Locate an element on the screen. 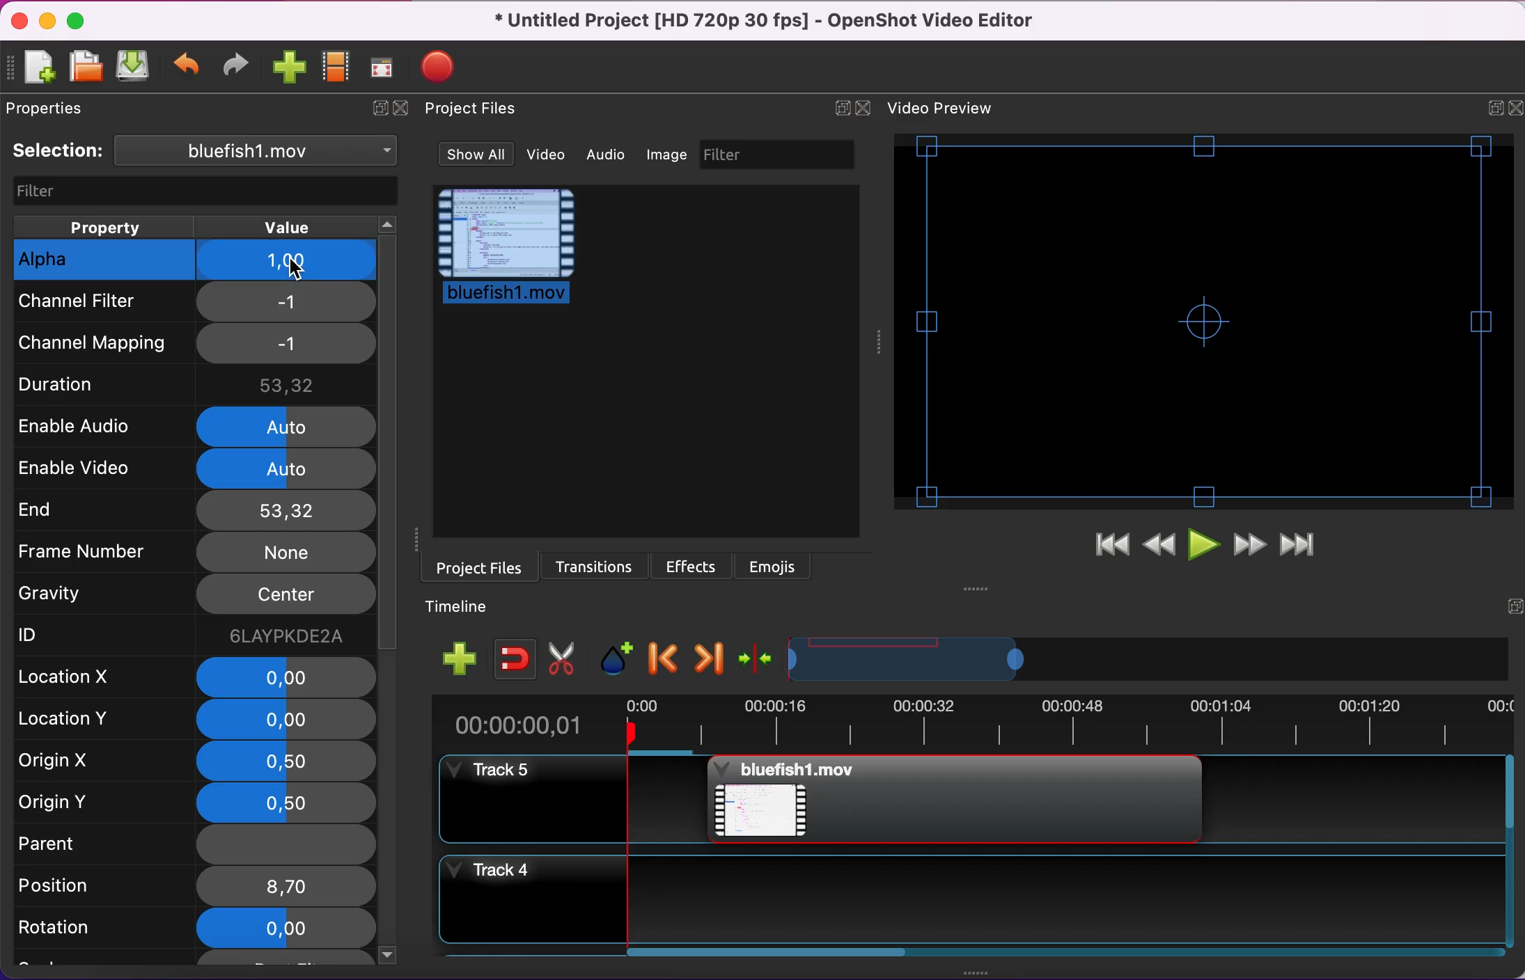 This screenshot has height=980, width=1525. time duration is located at coordinates (982, 725).